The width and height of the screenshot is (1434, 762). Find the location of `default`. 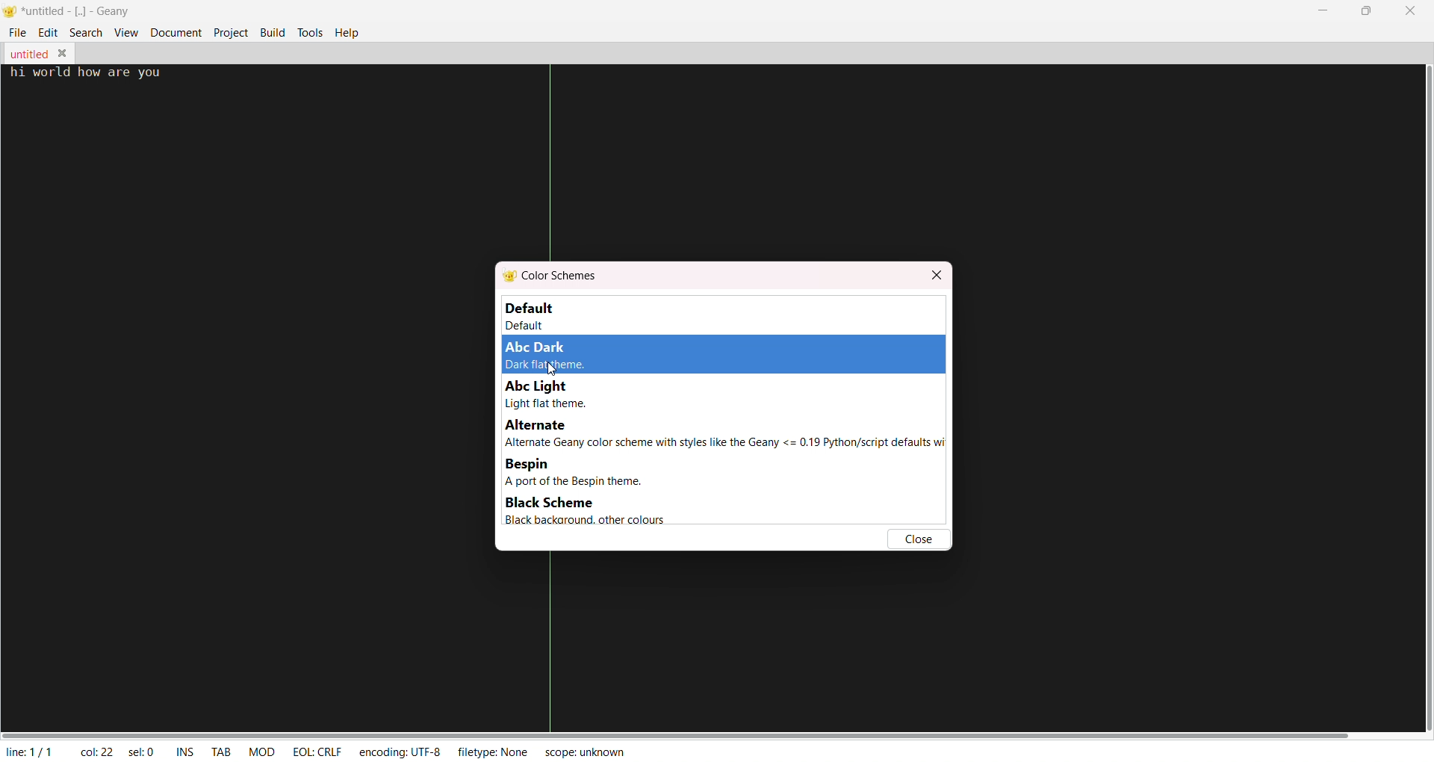

default is located at coordinates (548, 316).